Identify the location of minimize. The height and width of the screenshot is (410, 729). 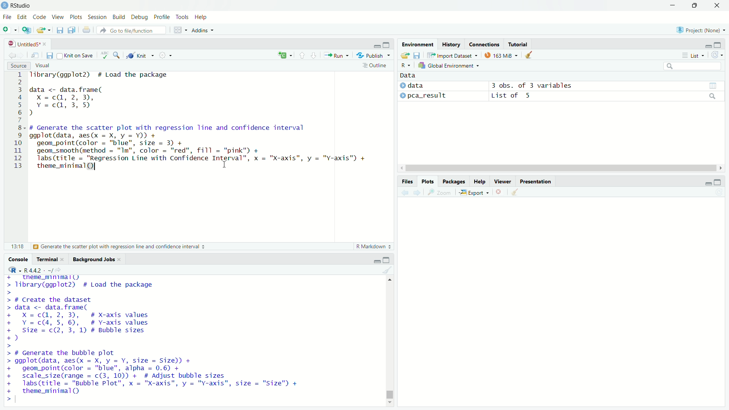
(707, 46).